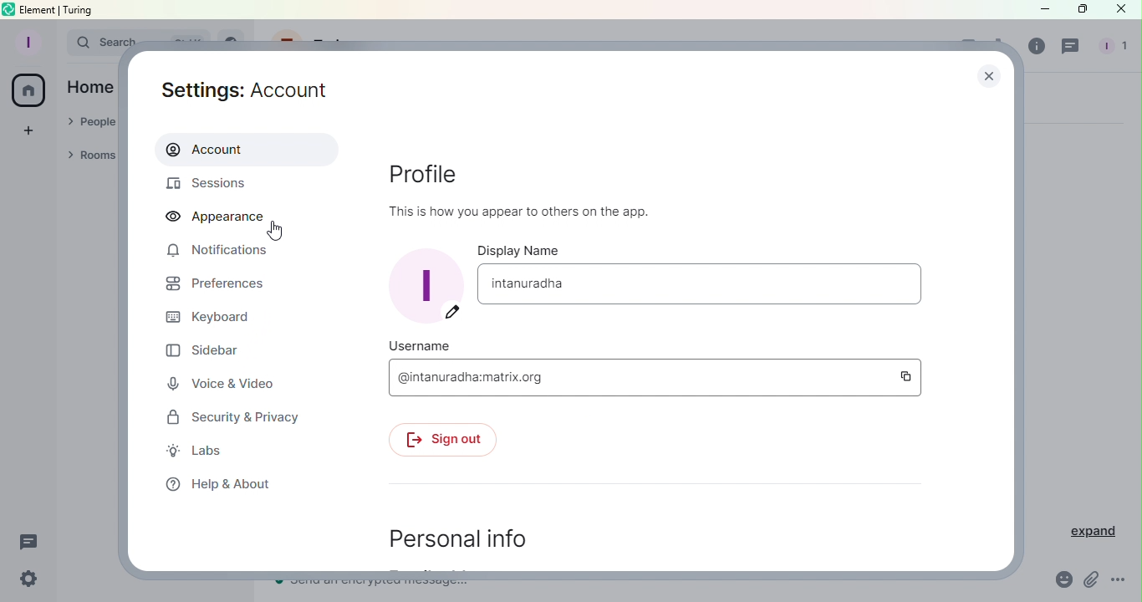 The width and height of the screenshot is (1142, 602). What do you see at coordinates (1073, 47) in the screenshot?
I see `Threads` at bounding box center [1073, 47].